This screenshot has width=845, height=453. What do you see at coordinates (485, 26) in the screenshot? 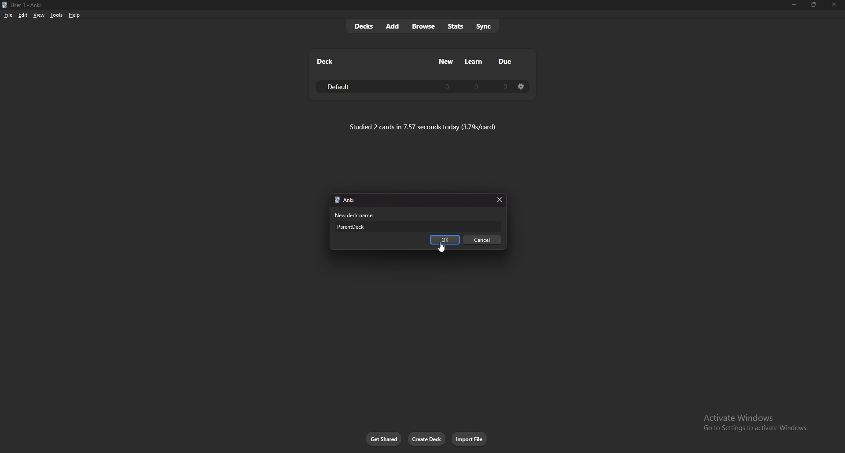
I see `sync` at bounding box center [485, 26].